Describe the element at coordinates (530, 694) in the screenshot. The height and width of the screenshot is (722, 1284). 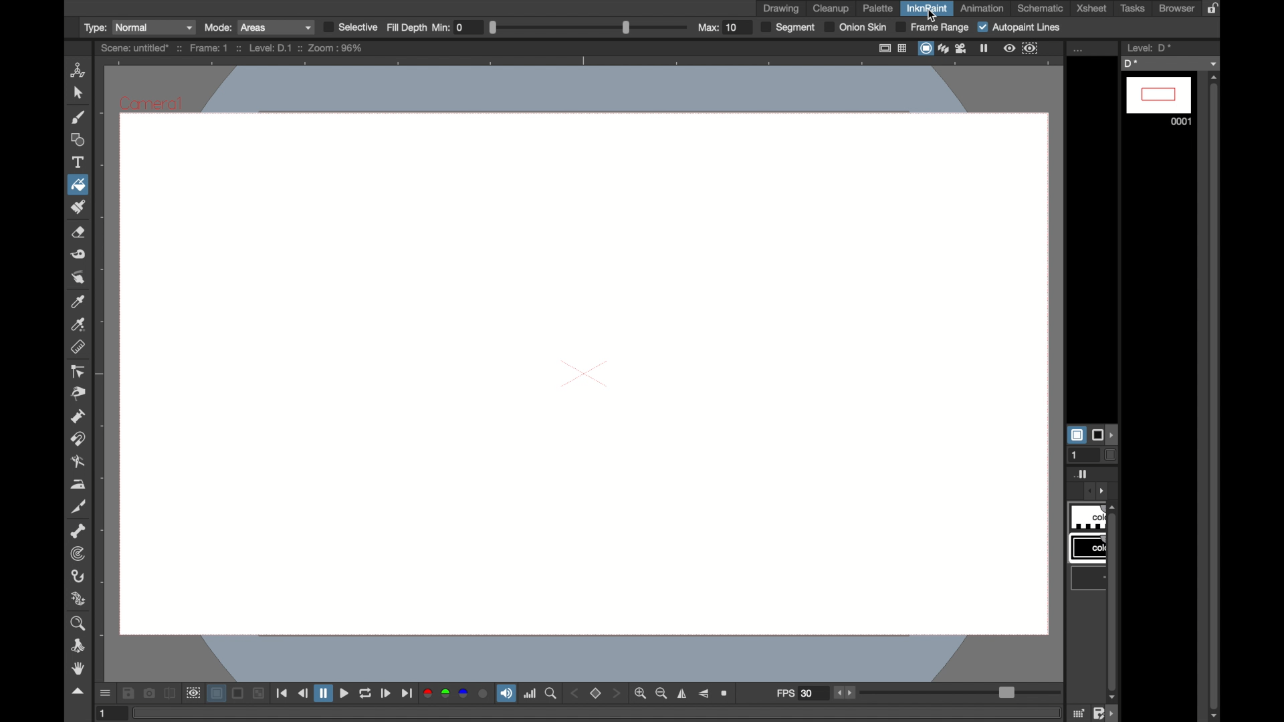
I see `histogram` at that location.